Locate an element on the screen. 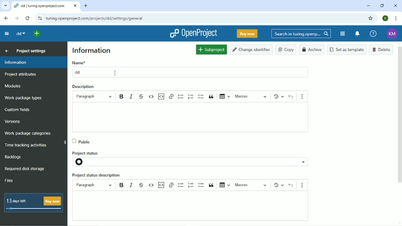  Buy now is located at coordinates (247, 34).